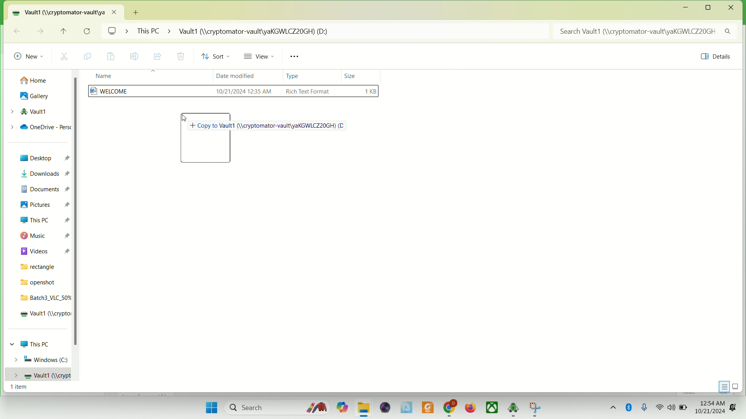 This screenshot has height=419, width=746. What do you see at coordinates (266, 125) in the screenshot?
I see `Copy to Vault1 (//cryptomator-vault/yaKGWLCZ20GH)` at bounding box center [266, 125].